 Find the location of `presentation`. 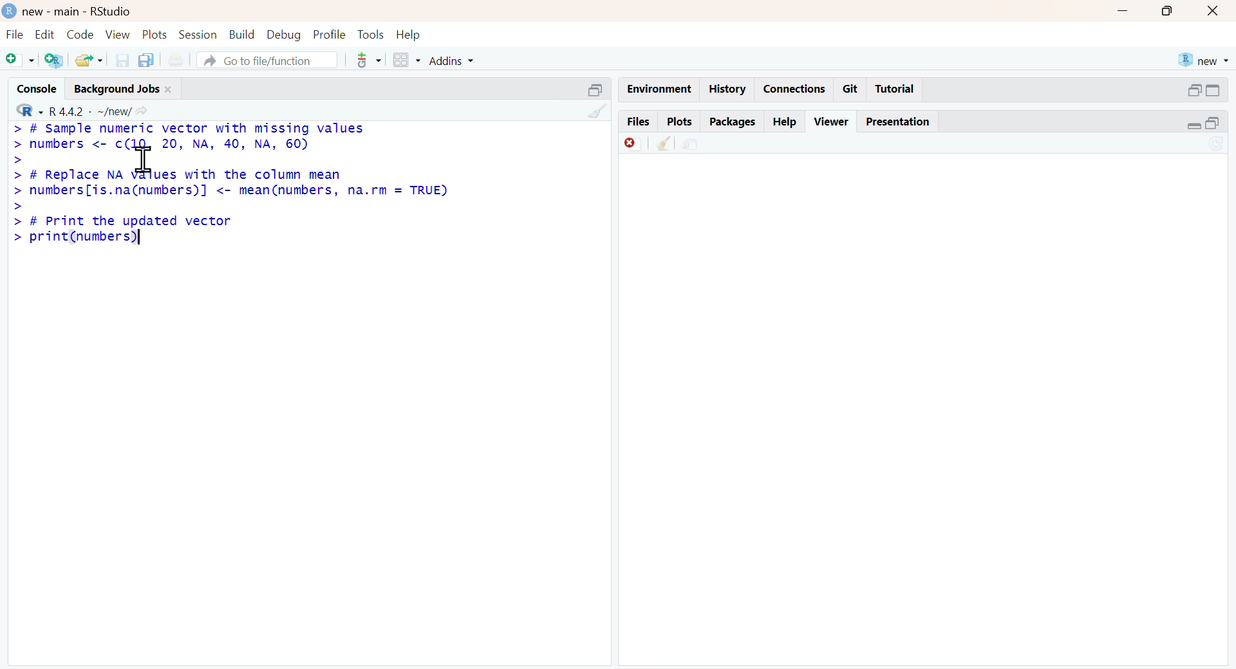

presentation is located at coordinates (898, 122).